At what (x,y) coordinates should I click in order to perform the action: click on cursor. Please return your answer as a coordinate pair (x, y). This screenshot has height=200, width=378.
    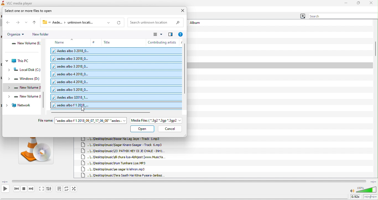
    Looking at the image, I should click on (84, 109).